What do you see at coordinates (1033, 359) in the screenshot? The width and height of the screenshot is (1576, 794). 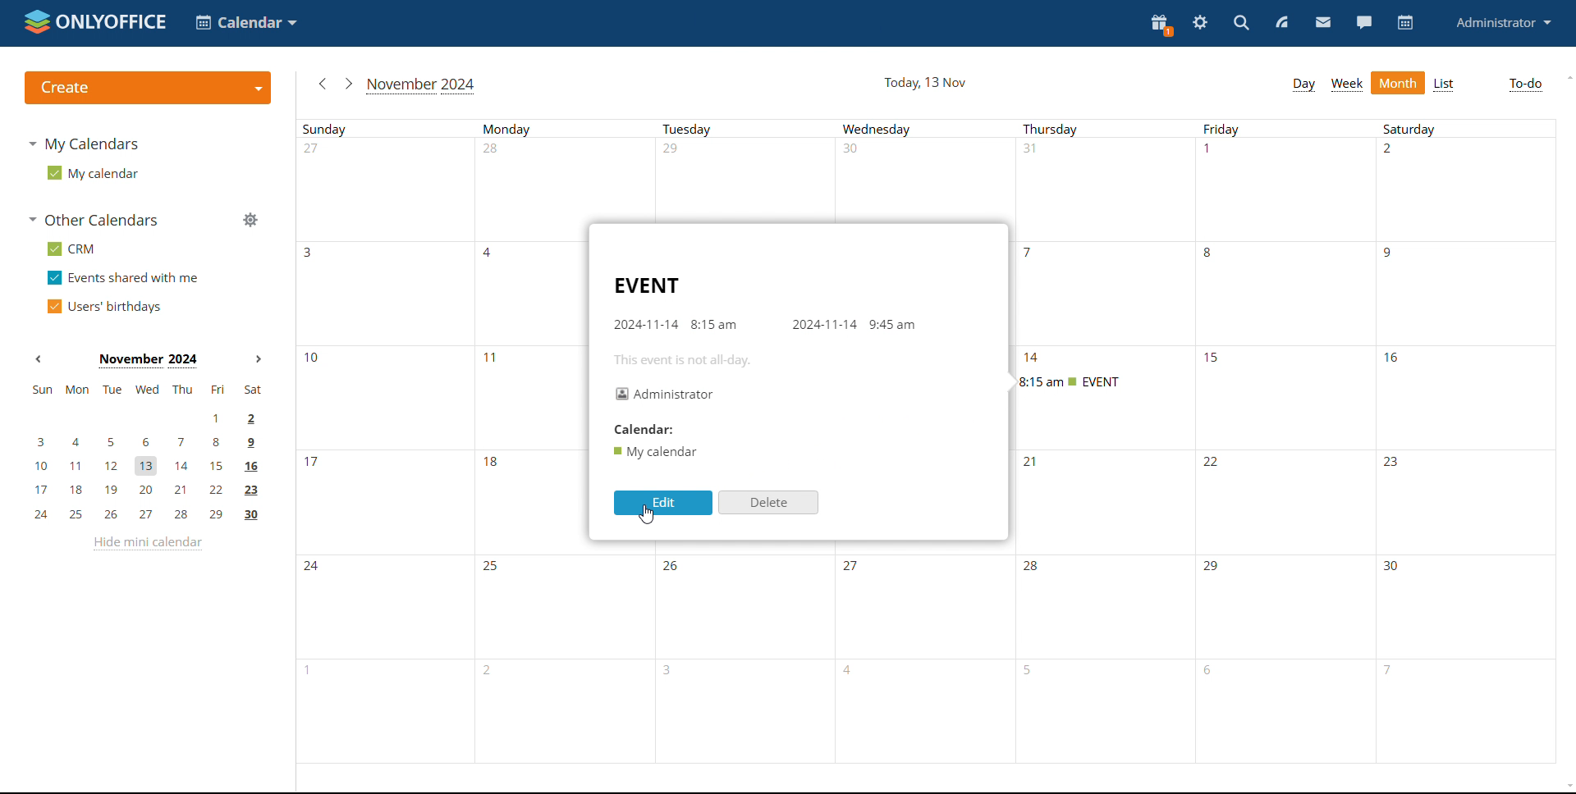 I see `event date` at bounding box center [1033, 359].